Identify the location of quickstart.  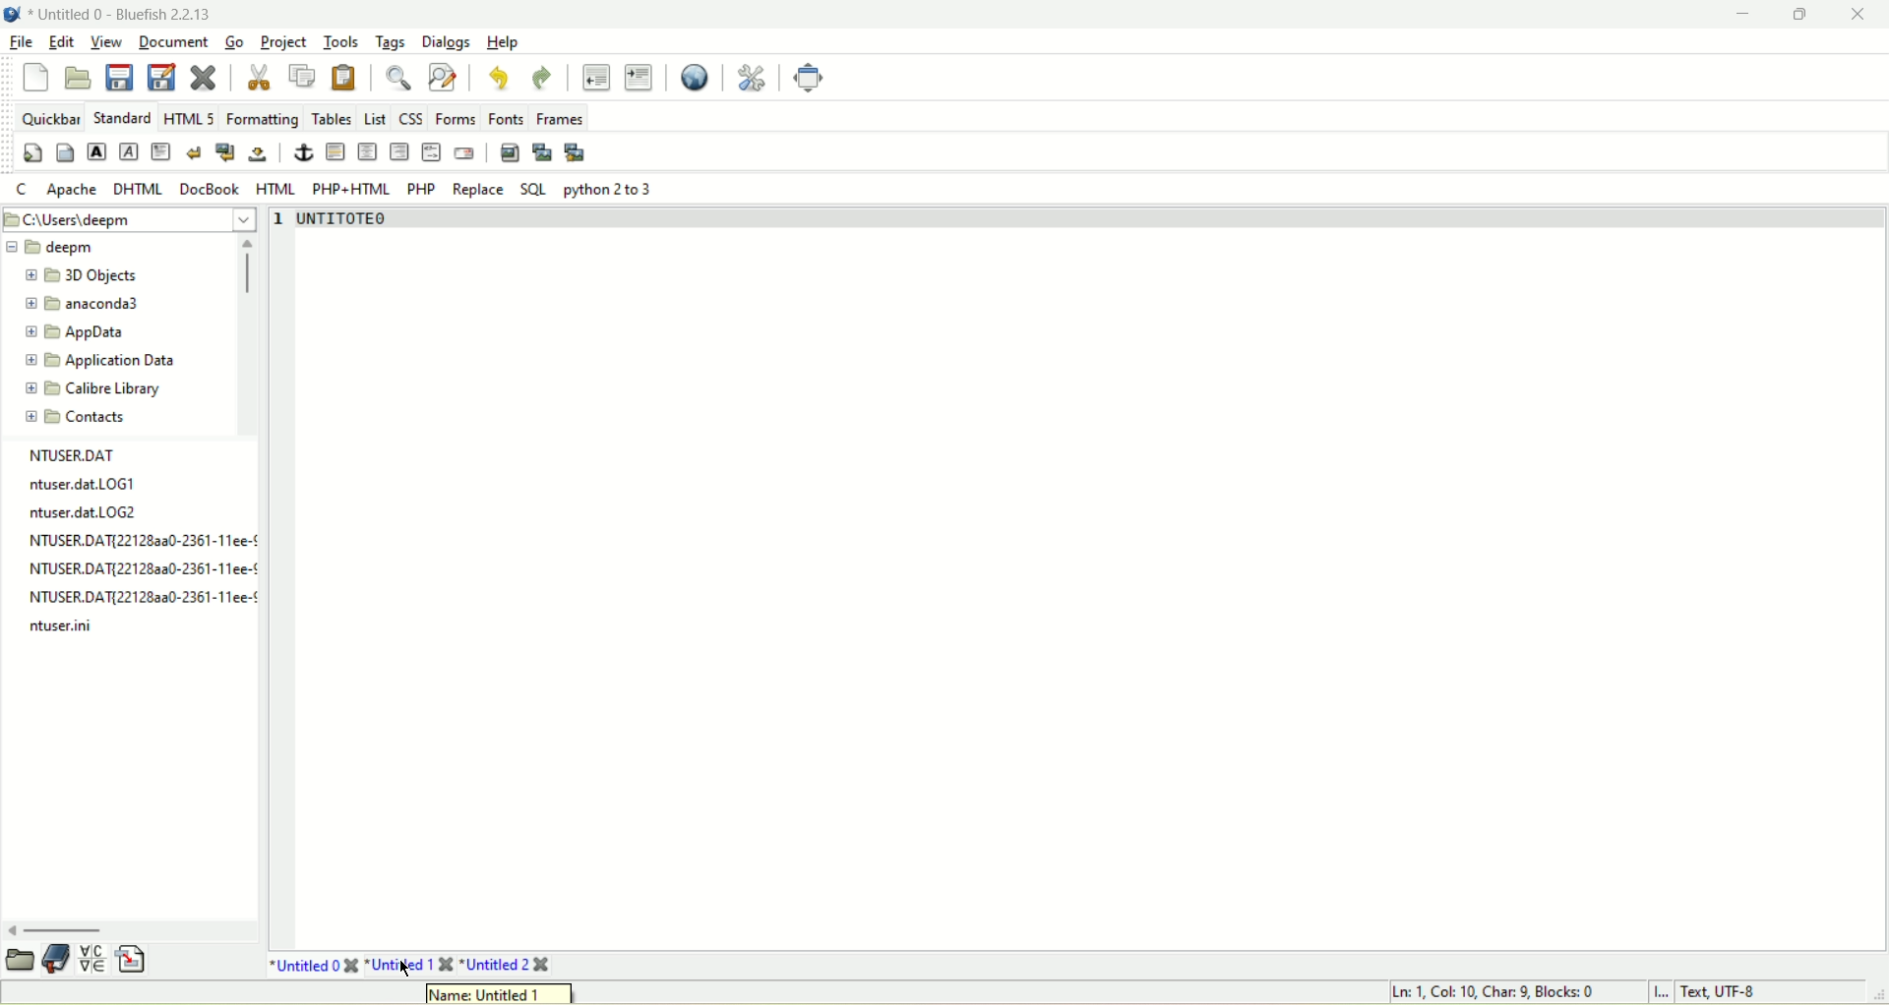
(30, 154).